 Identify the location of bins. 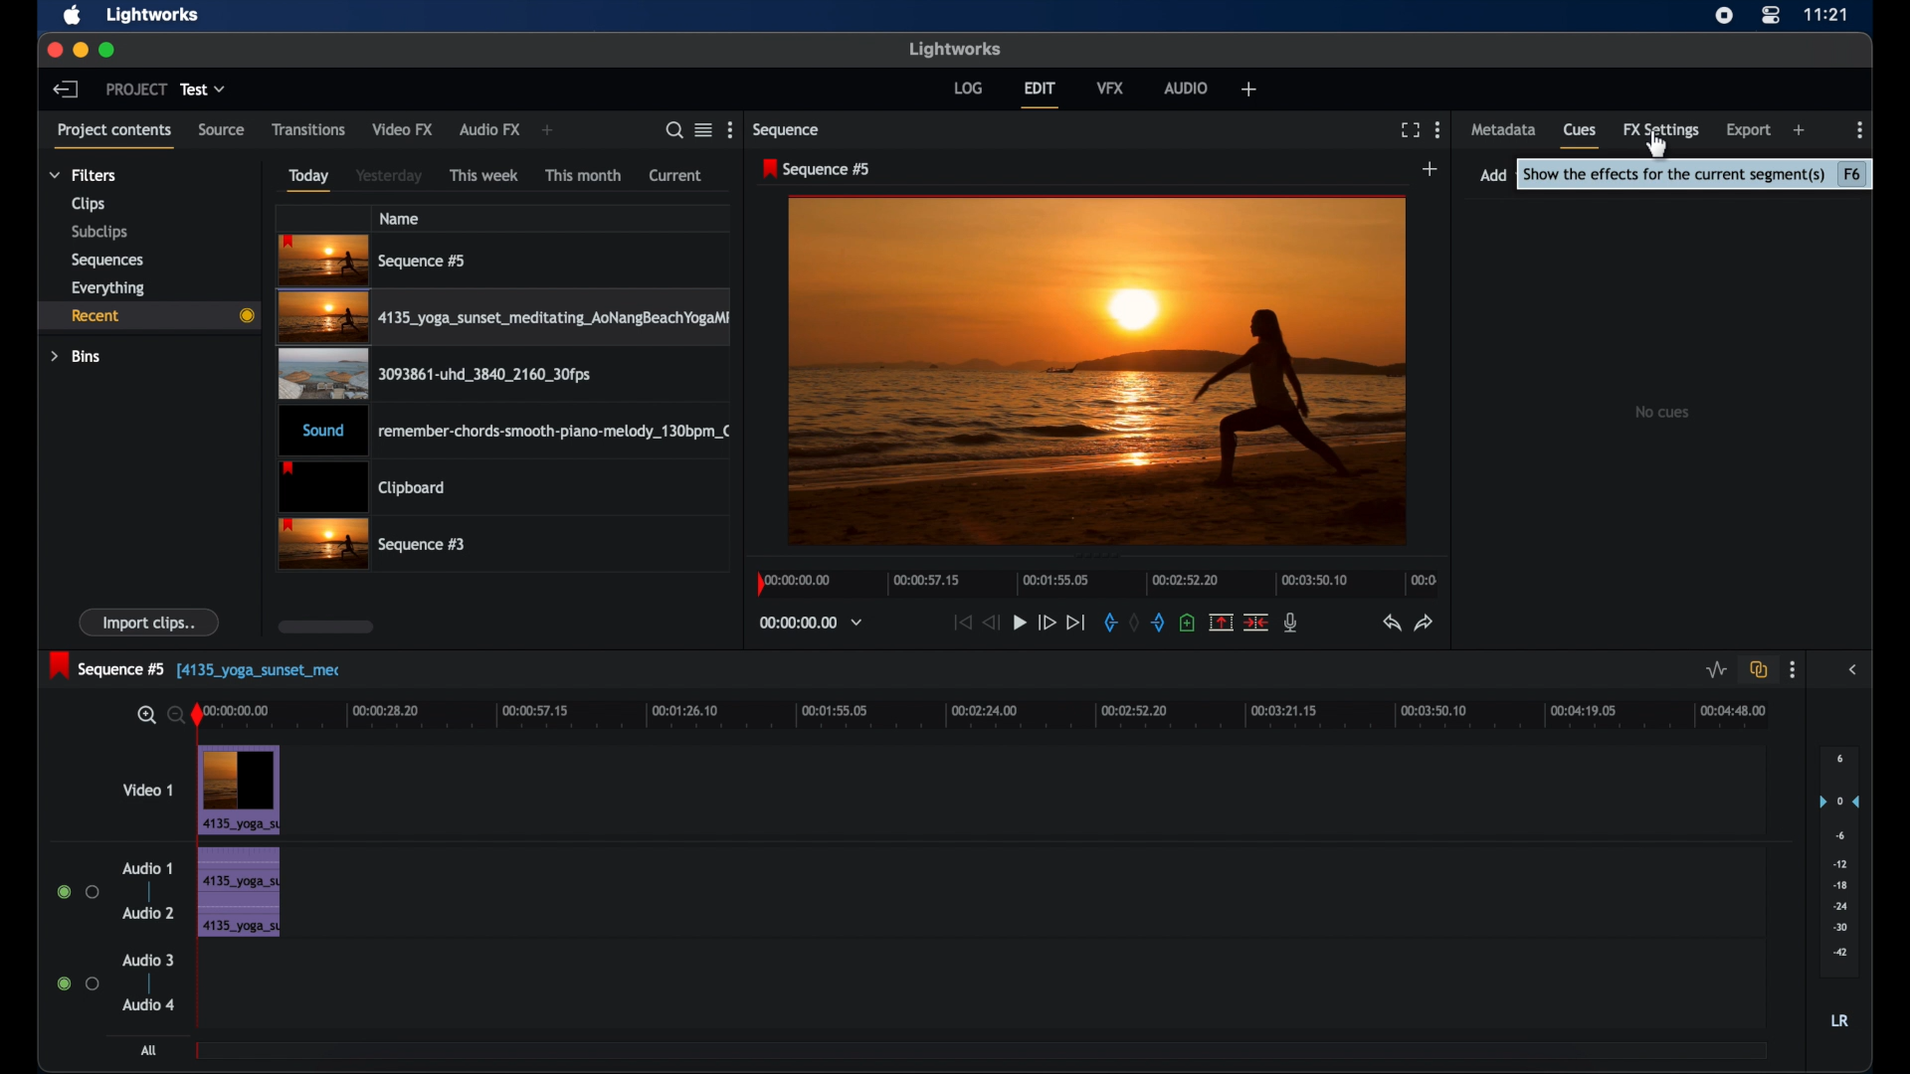
(76, 357).